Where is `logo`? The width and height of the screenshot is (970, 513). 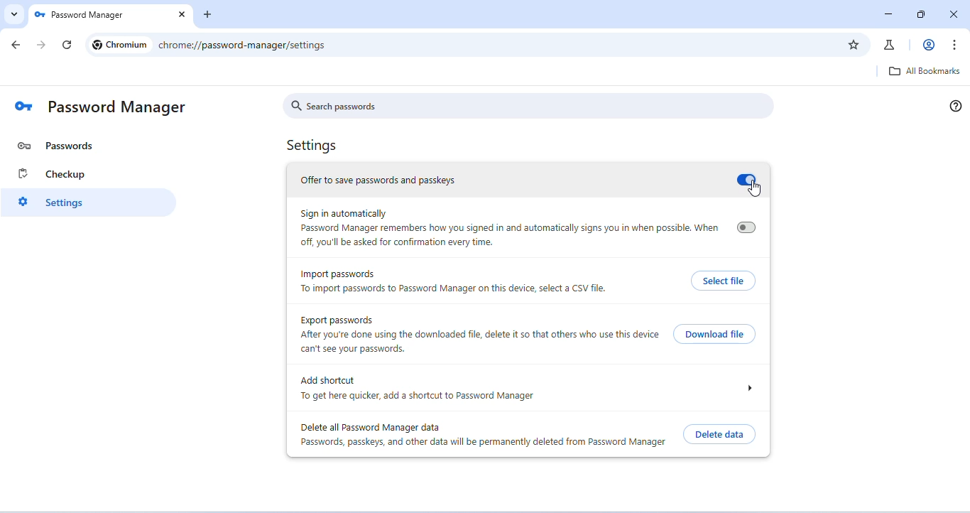 logo is located at coordinates (23, 108).